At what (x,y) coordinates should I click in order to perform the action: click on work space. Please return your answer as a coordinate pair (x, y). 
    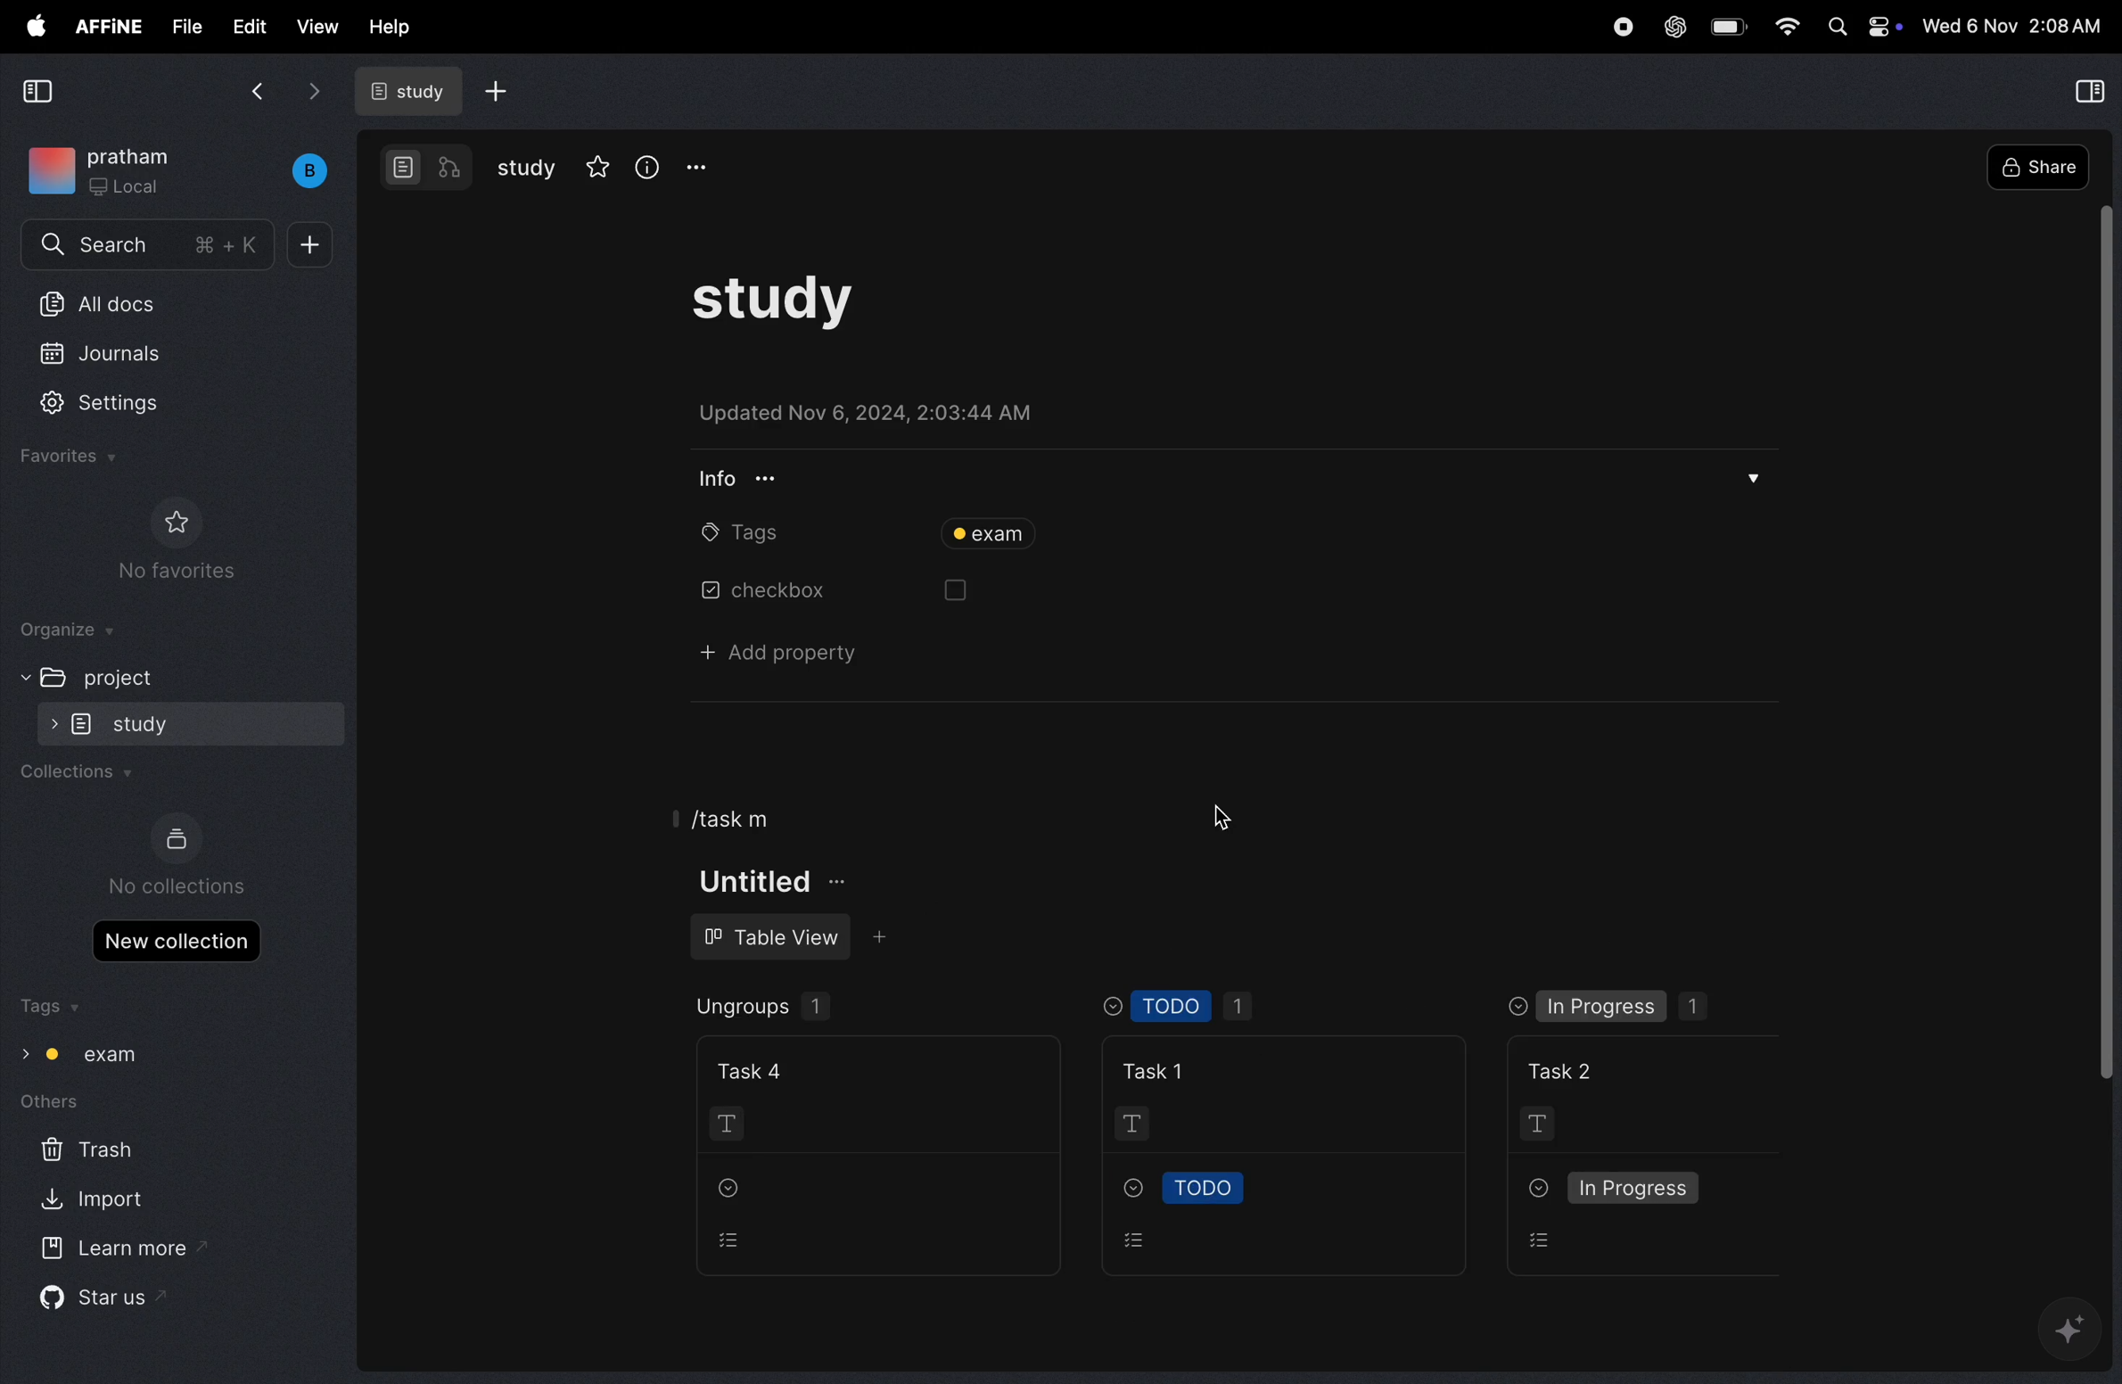
    Looking at the image, I should click on (176, 173).